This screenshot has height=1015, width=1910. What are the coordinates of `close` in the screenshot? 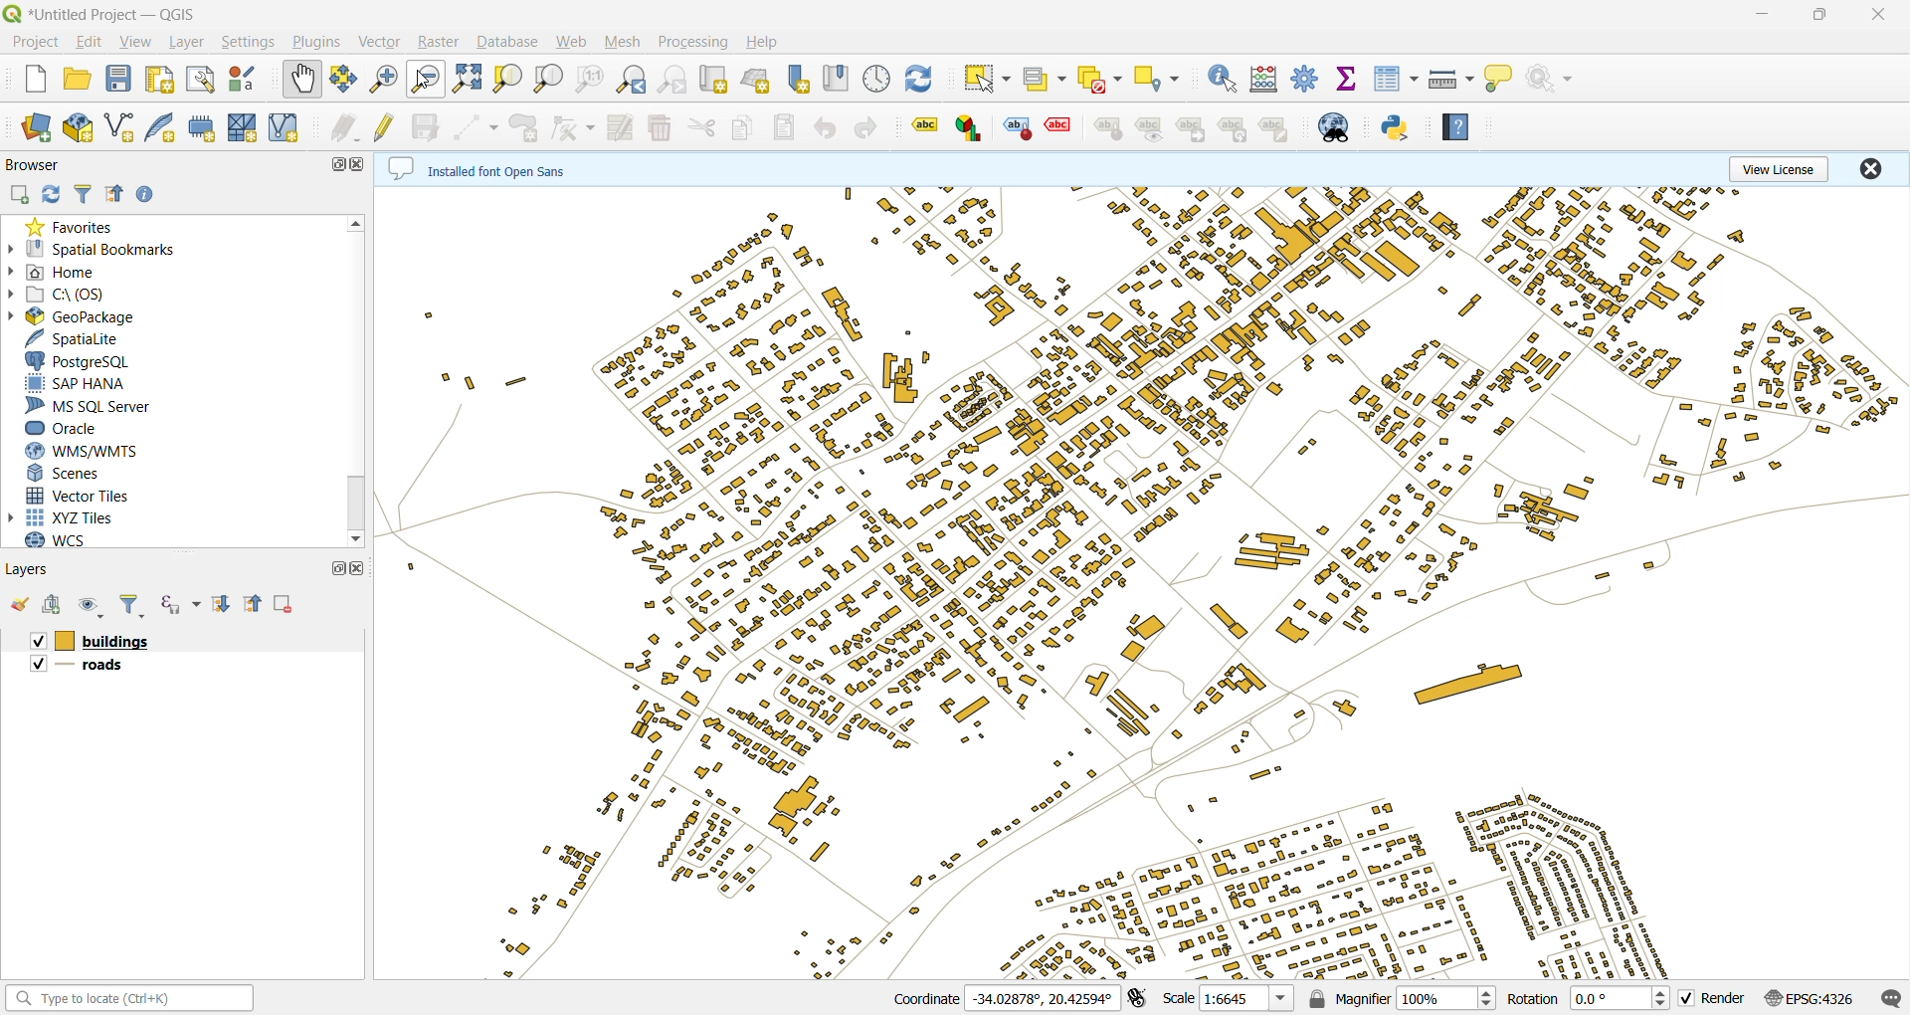 It's located at (361, 167).